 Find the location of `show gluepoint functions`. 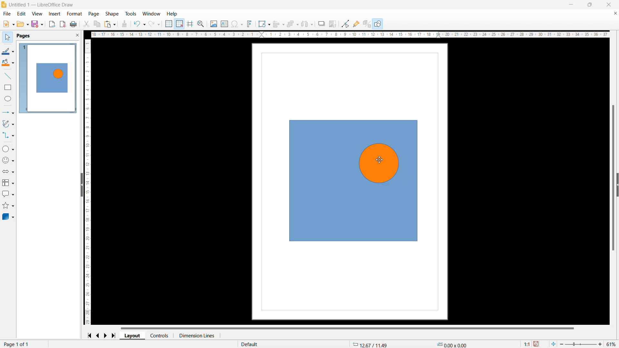

show gluepoint functions is located at coordinates (356, 24).